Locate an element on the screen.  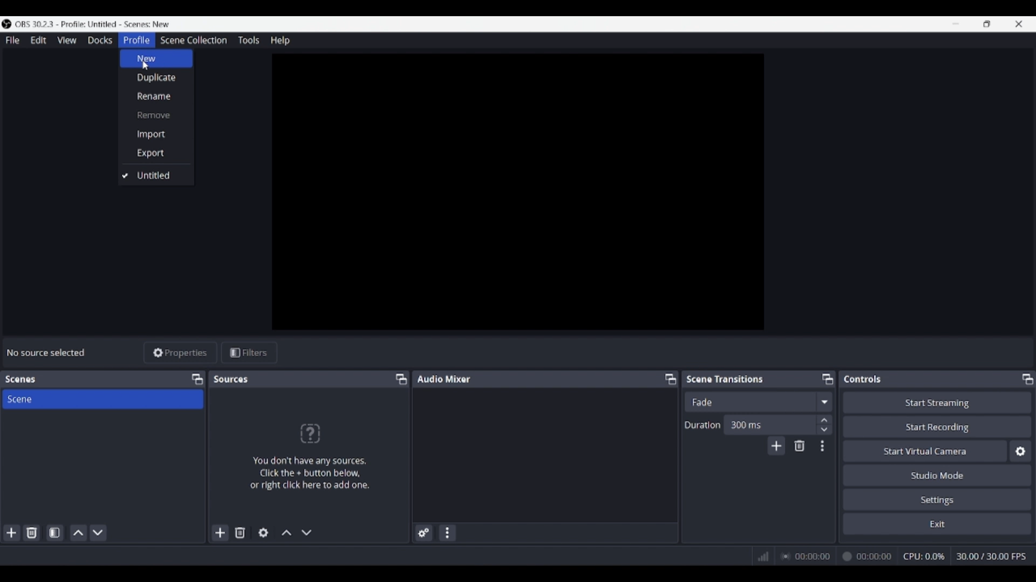
Help menu is located at coordinates (280, 40).